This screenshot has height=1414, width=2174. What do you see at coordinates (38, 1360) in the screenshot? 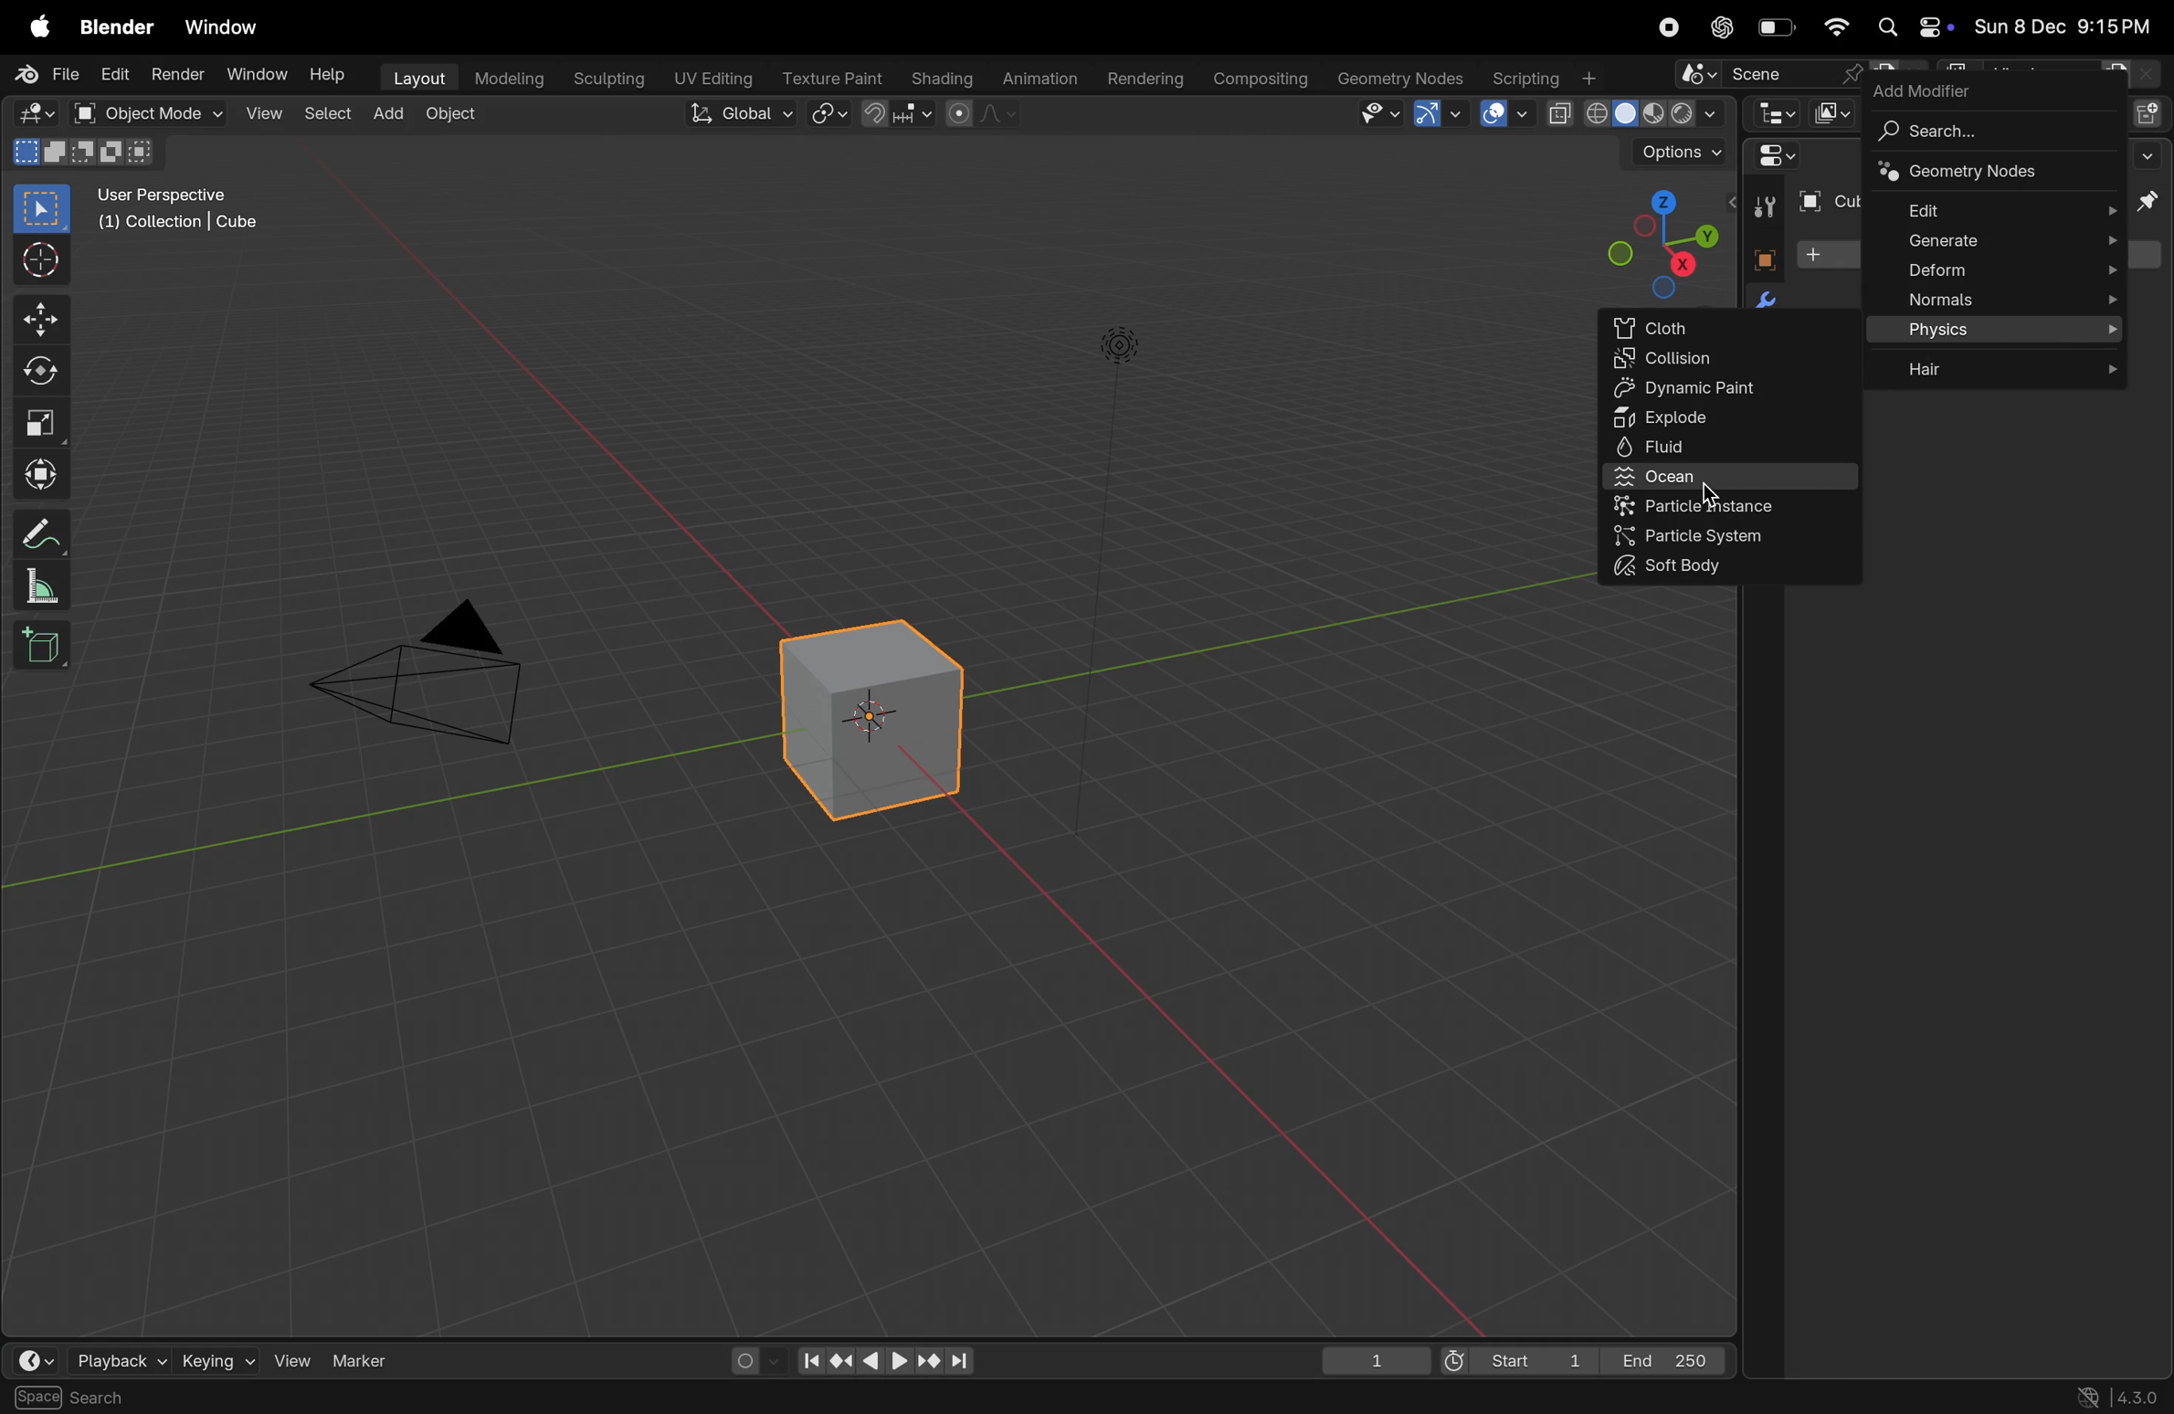
I see `editor type` at bounding box center [38, 1360].